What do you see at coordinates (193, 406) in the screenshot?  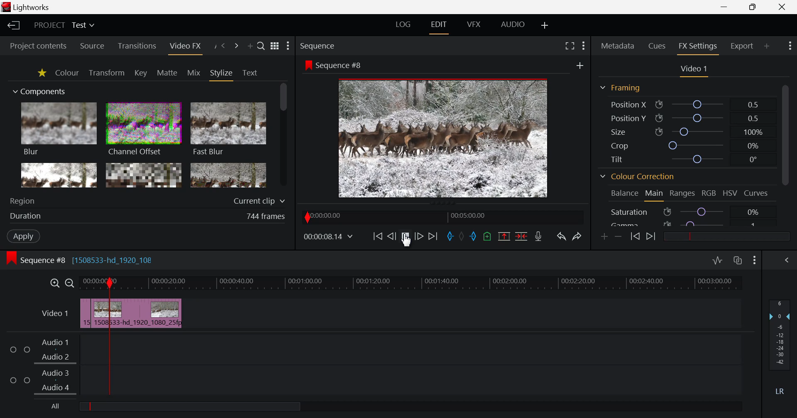 I see `All` at bounding box center [193, 406].